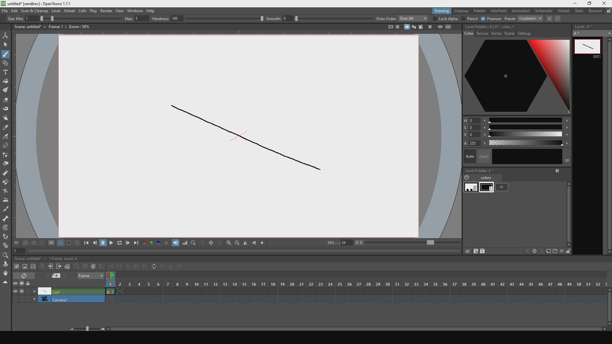 The width and height of the screenshot is (612, 344). Describe the element at coordinates (6, 237) in the screenshot. I see `hook` at that location.